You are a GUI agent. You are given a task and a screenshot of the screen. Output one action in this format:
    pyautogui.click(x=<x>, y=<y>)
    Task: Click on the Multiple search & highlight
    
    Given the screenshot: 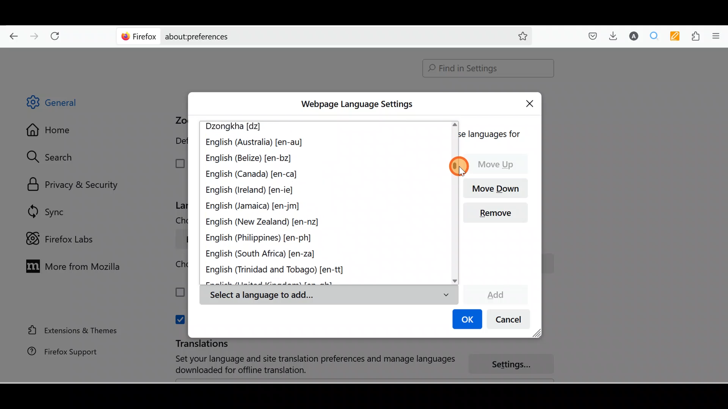 What is the action you would take?
    pyautogui.click(x=654, y=36)
    